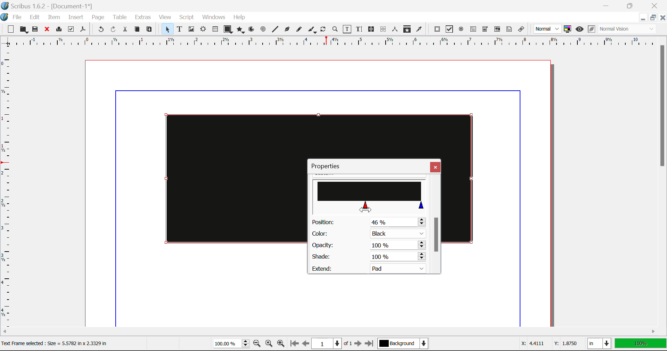 The image size is (667, 351). What do you see at coordinates (138, 29) in the screenshot?
I see `Copy` at bounding box center [138, 29].